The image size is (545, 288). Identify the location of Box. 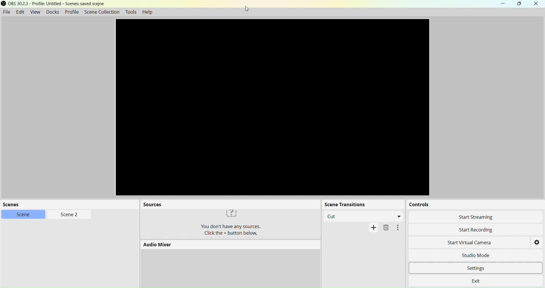
(520, 4).